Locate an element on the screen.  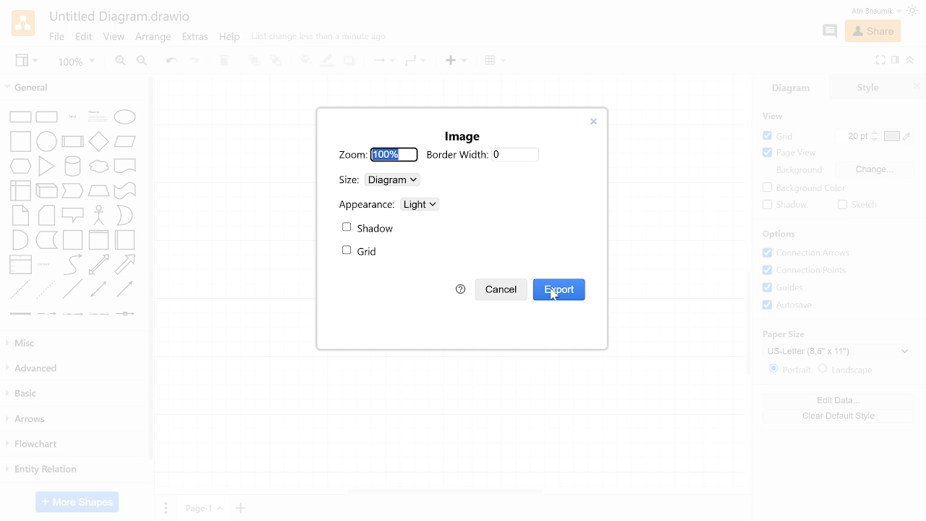
Arrows is located at coordinates (33, 419).